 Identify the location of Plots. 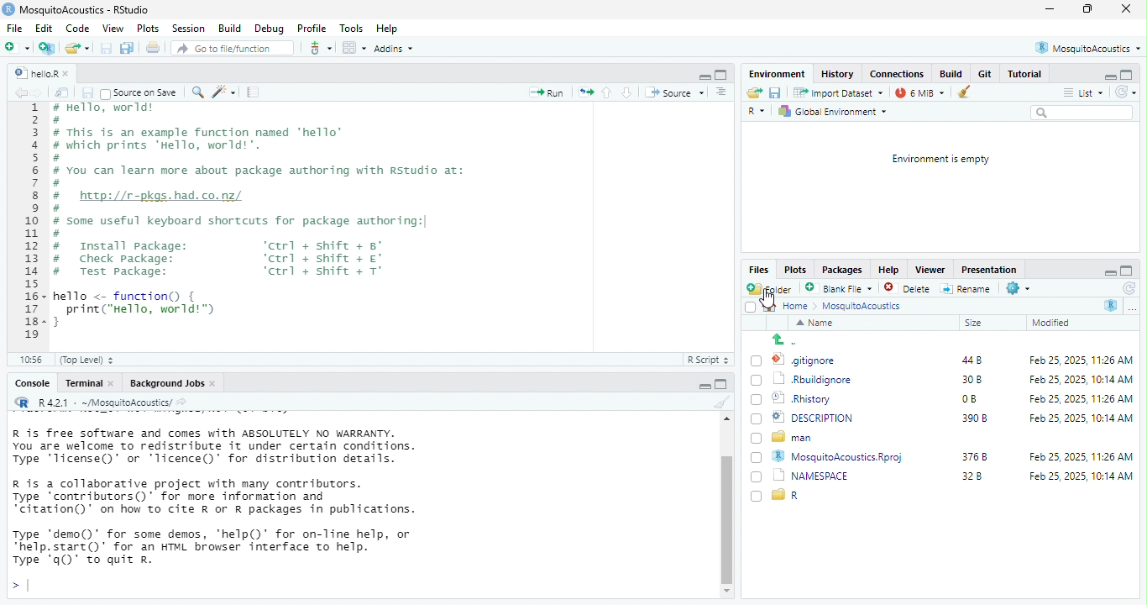
(147, 29).